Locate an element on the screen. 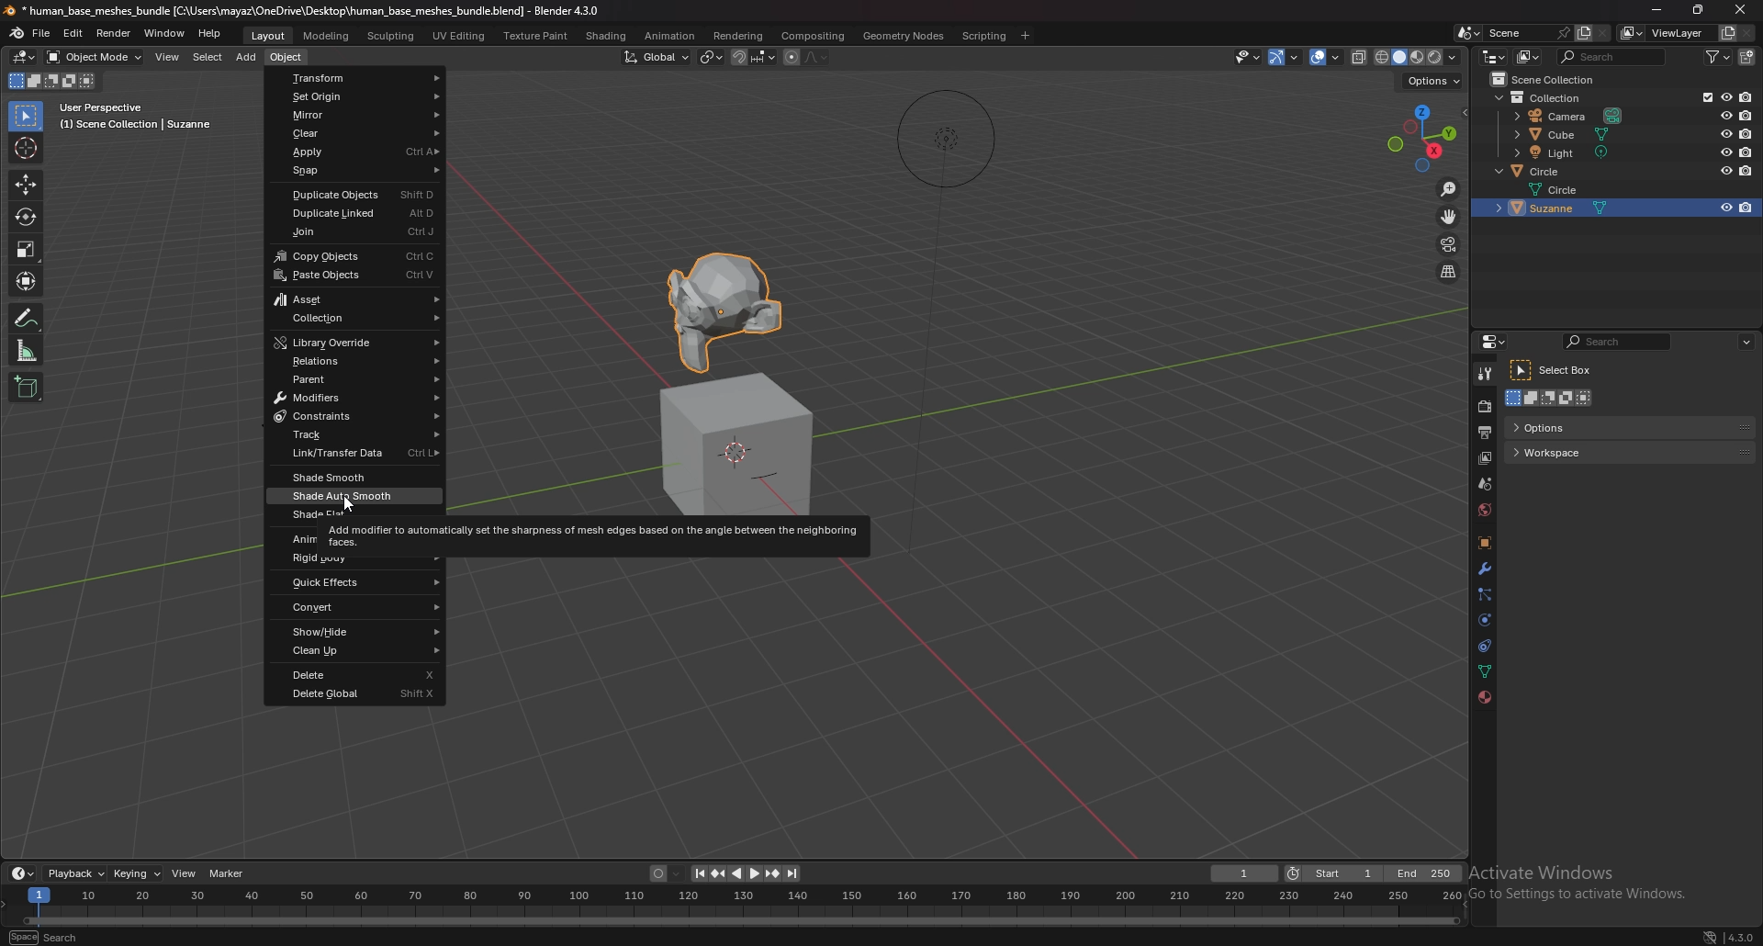 The width and height of the screenshot is (1763, 946). hide in viewport is located at coordinates (1724, 97).